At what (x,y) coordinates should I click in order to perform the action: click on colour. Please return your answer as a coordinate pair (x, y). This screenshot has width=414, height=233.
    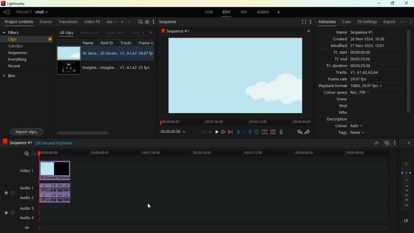
    Looking at the image, I should click on (349, 127).